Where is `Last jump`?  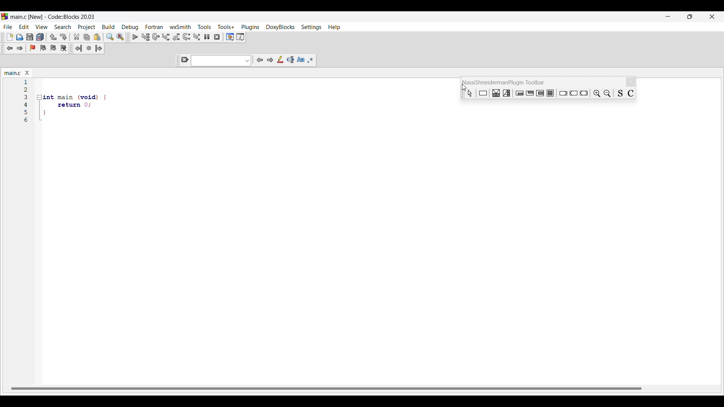 Last jump is located at coordinates (89, 48).